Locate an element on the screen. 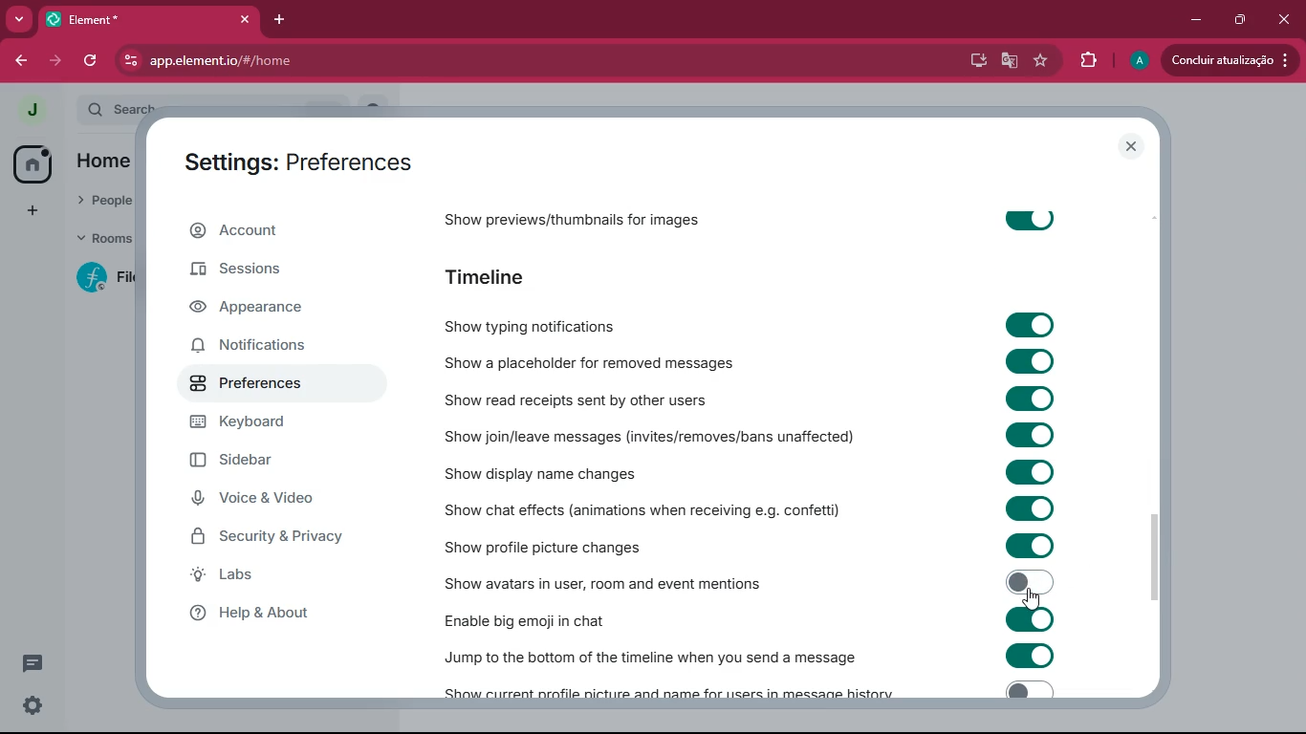 This screenshot has height=734, width=1306. settings: preferences is located at coordinates (291, 159).